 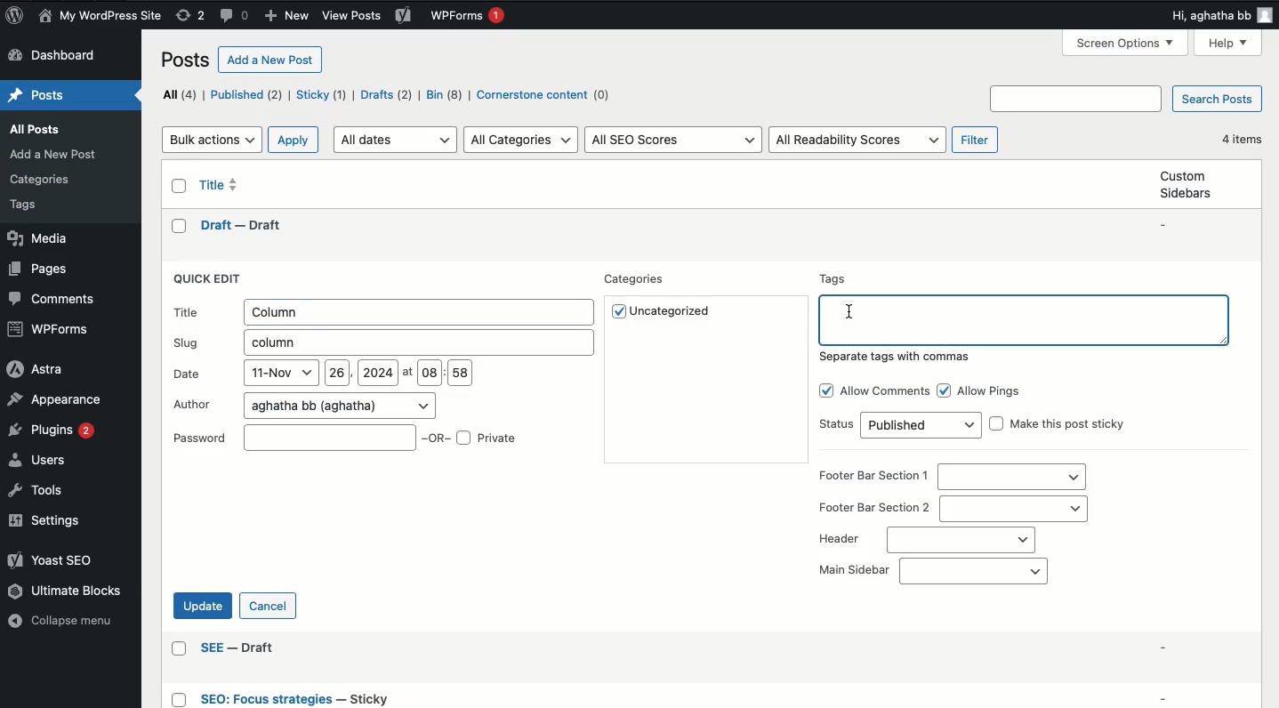 What do you see at coordinates (39, 462) in the screenshot?
I see `Users` at bounding box center [39, 462].